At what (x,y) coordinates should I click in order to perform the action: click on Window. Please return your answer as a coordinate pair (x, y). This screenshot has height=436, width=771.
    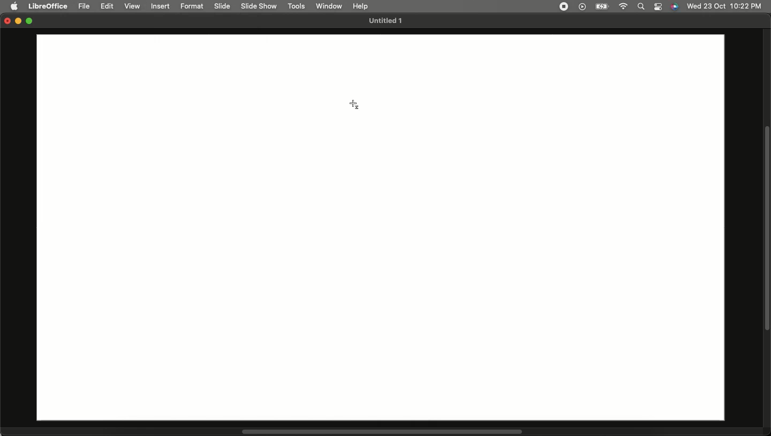
    Looking at the image, I should click on (330, 6).